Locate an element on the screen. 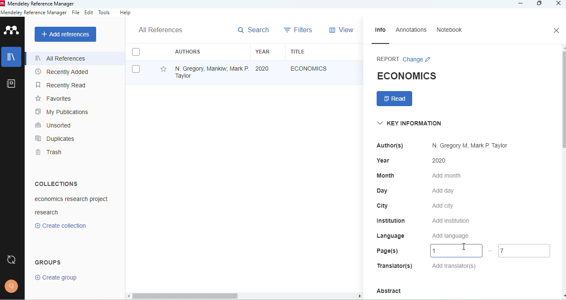 Image resolution: width=566 pixels, height=300 pixels. abstract is located at coordinates (389, 291).